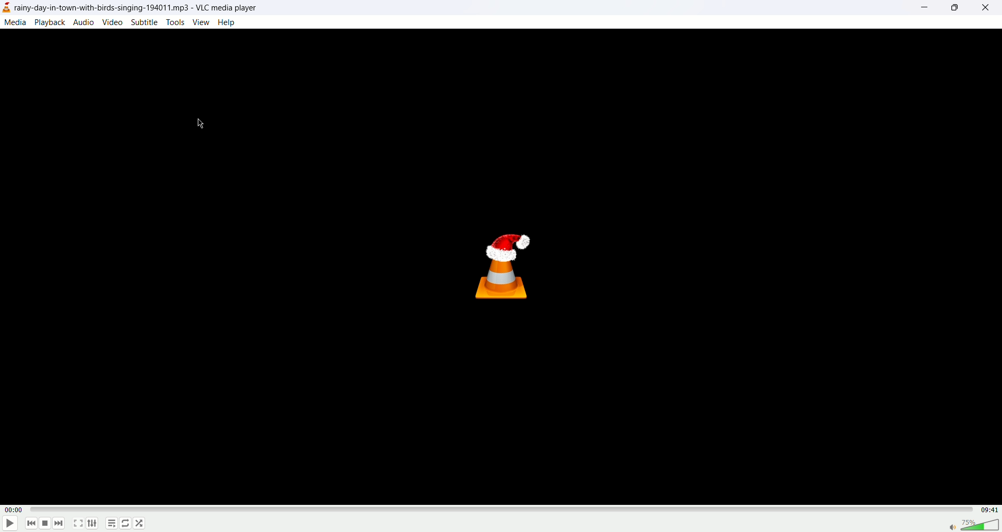  I want to click on playback, so click(51, 22).